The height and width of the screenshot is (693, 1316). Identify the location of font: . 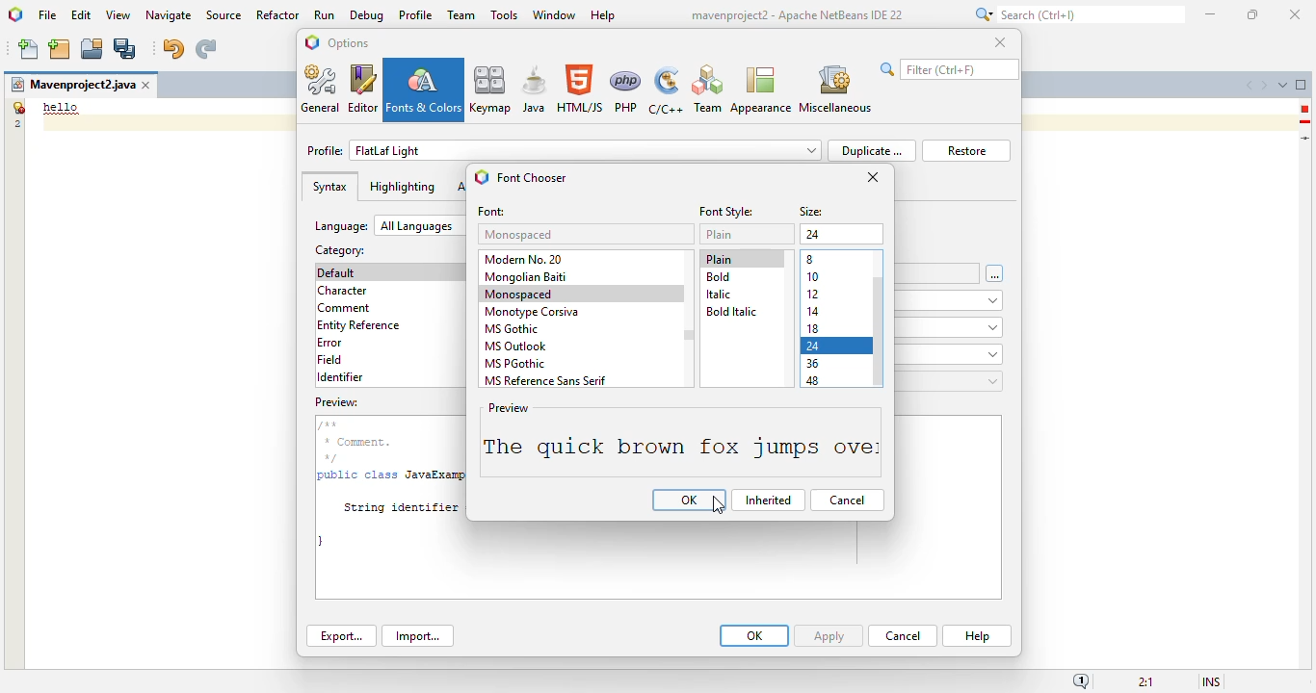
(492, 212).